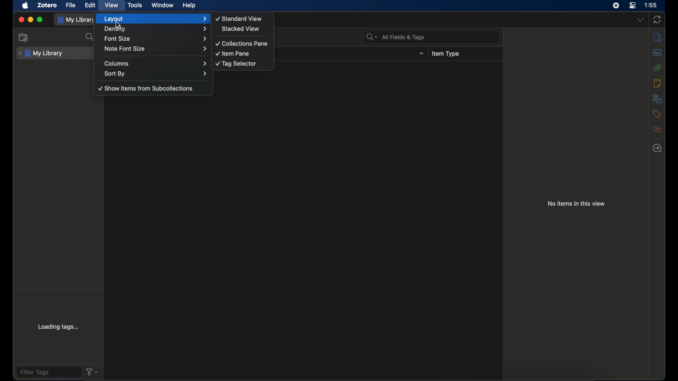 The height and width of the screenshot is (381, 678). Describe the element at coordinates (243, 44) in the screenshot. I see `collections pane` at that location.